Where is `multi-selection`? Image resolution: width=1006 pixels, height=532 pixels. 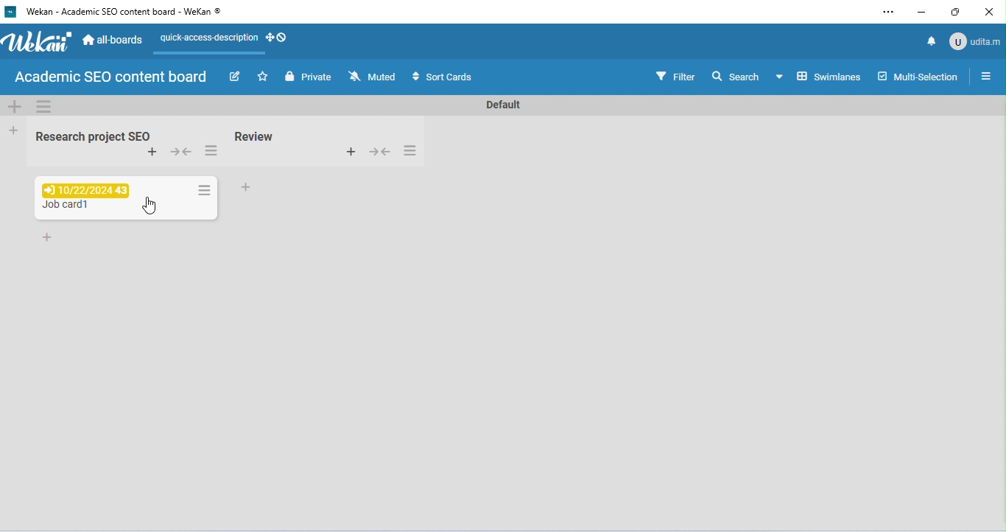 multi-selection is located at coordinates (917, 76).